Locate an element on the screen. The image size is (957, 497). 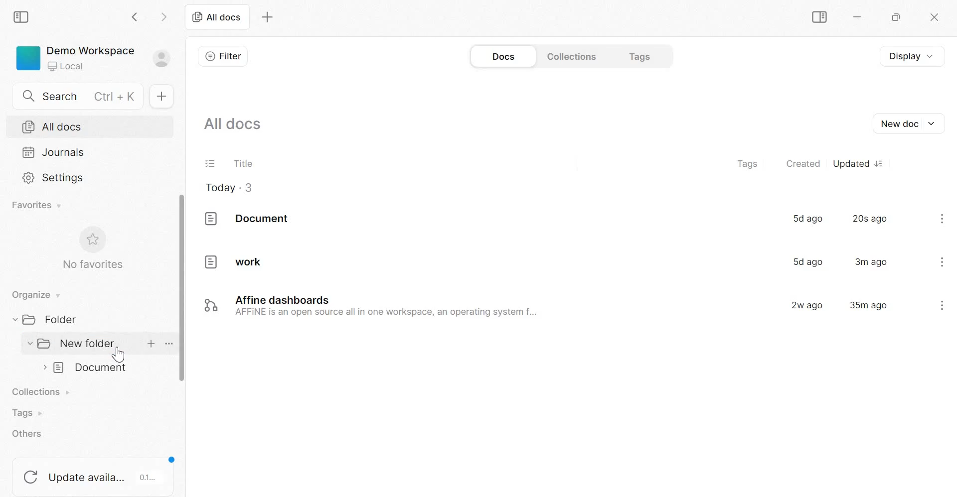
Search  is located at coordinates (76, 96).